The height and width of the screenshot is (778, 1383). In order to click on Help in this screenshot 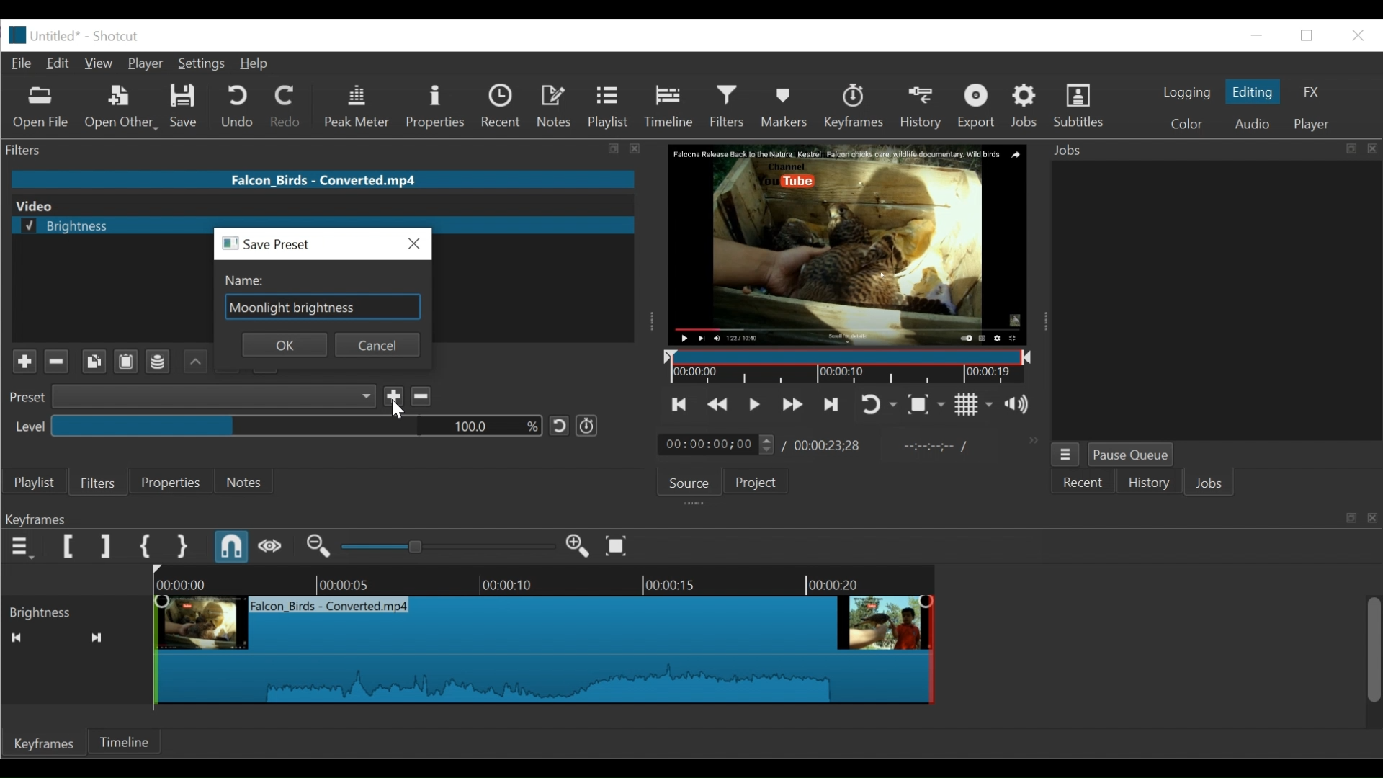, I will do `click(259, 63)`.